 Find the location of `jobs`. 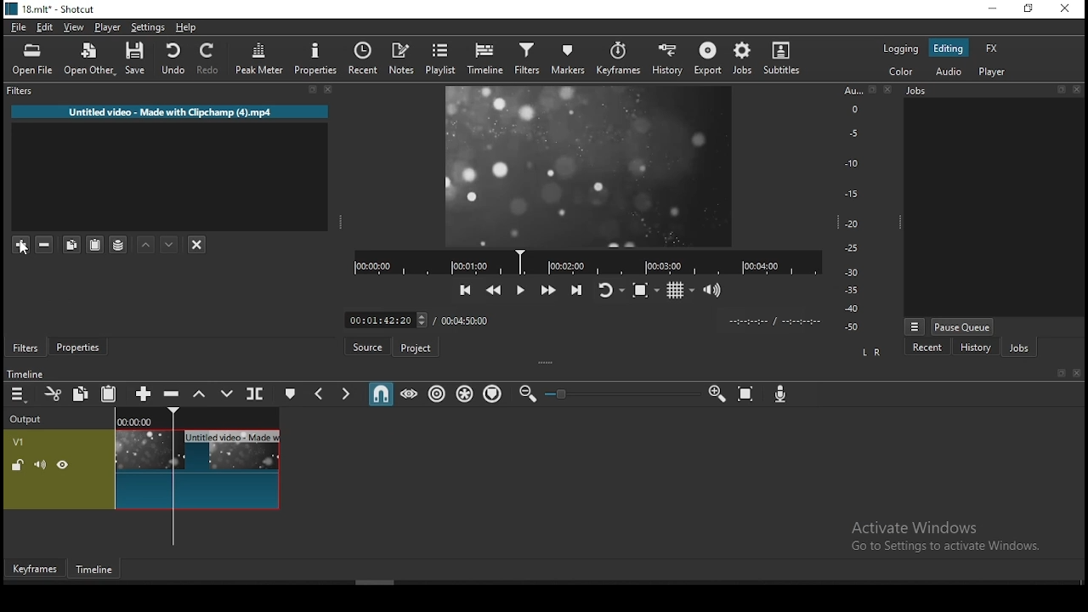

jobs is located at coordinates (743, 59).